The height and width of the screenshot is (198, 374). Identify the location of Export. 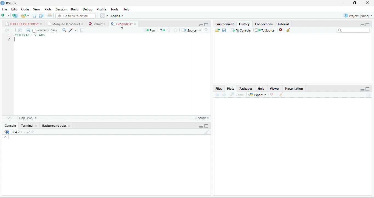
(258, 94).